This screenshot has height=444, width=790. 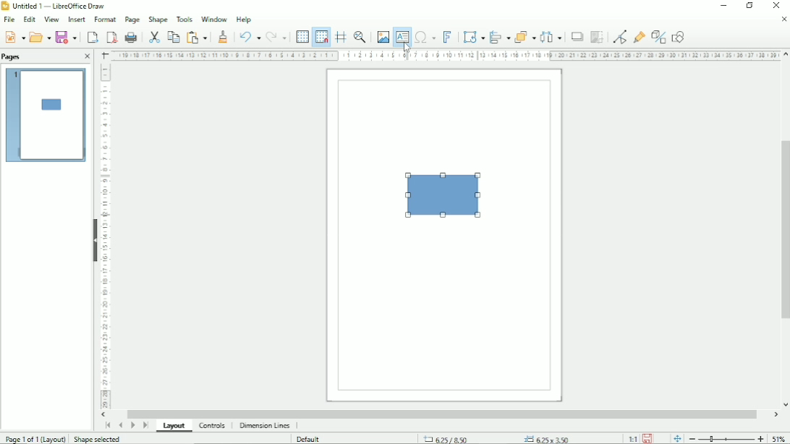 I want to click on Export directly as PDF, so click(x=111, y=37).